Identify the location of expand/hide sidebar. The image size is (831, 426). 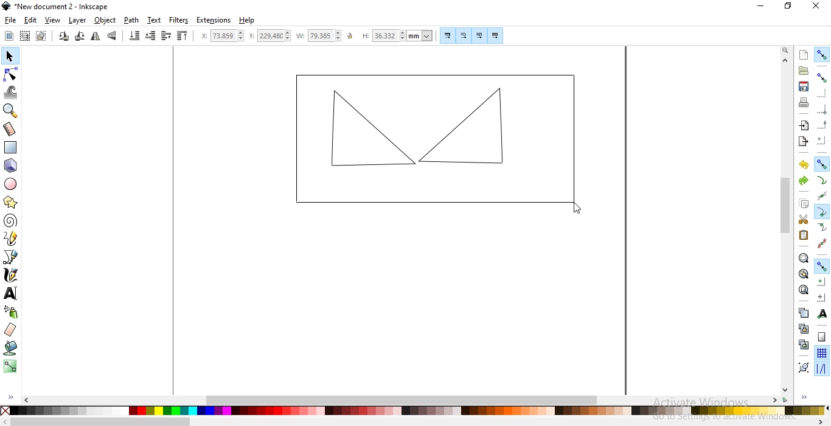
(9, 398).